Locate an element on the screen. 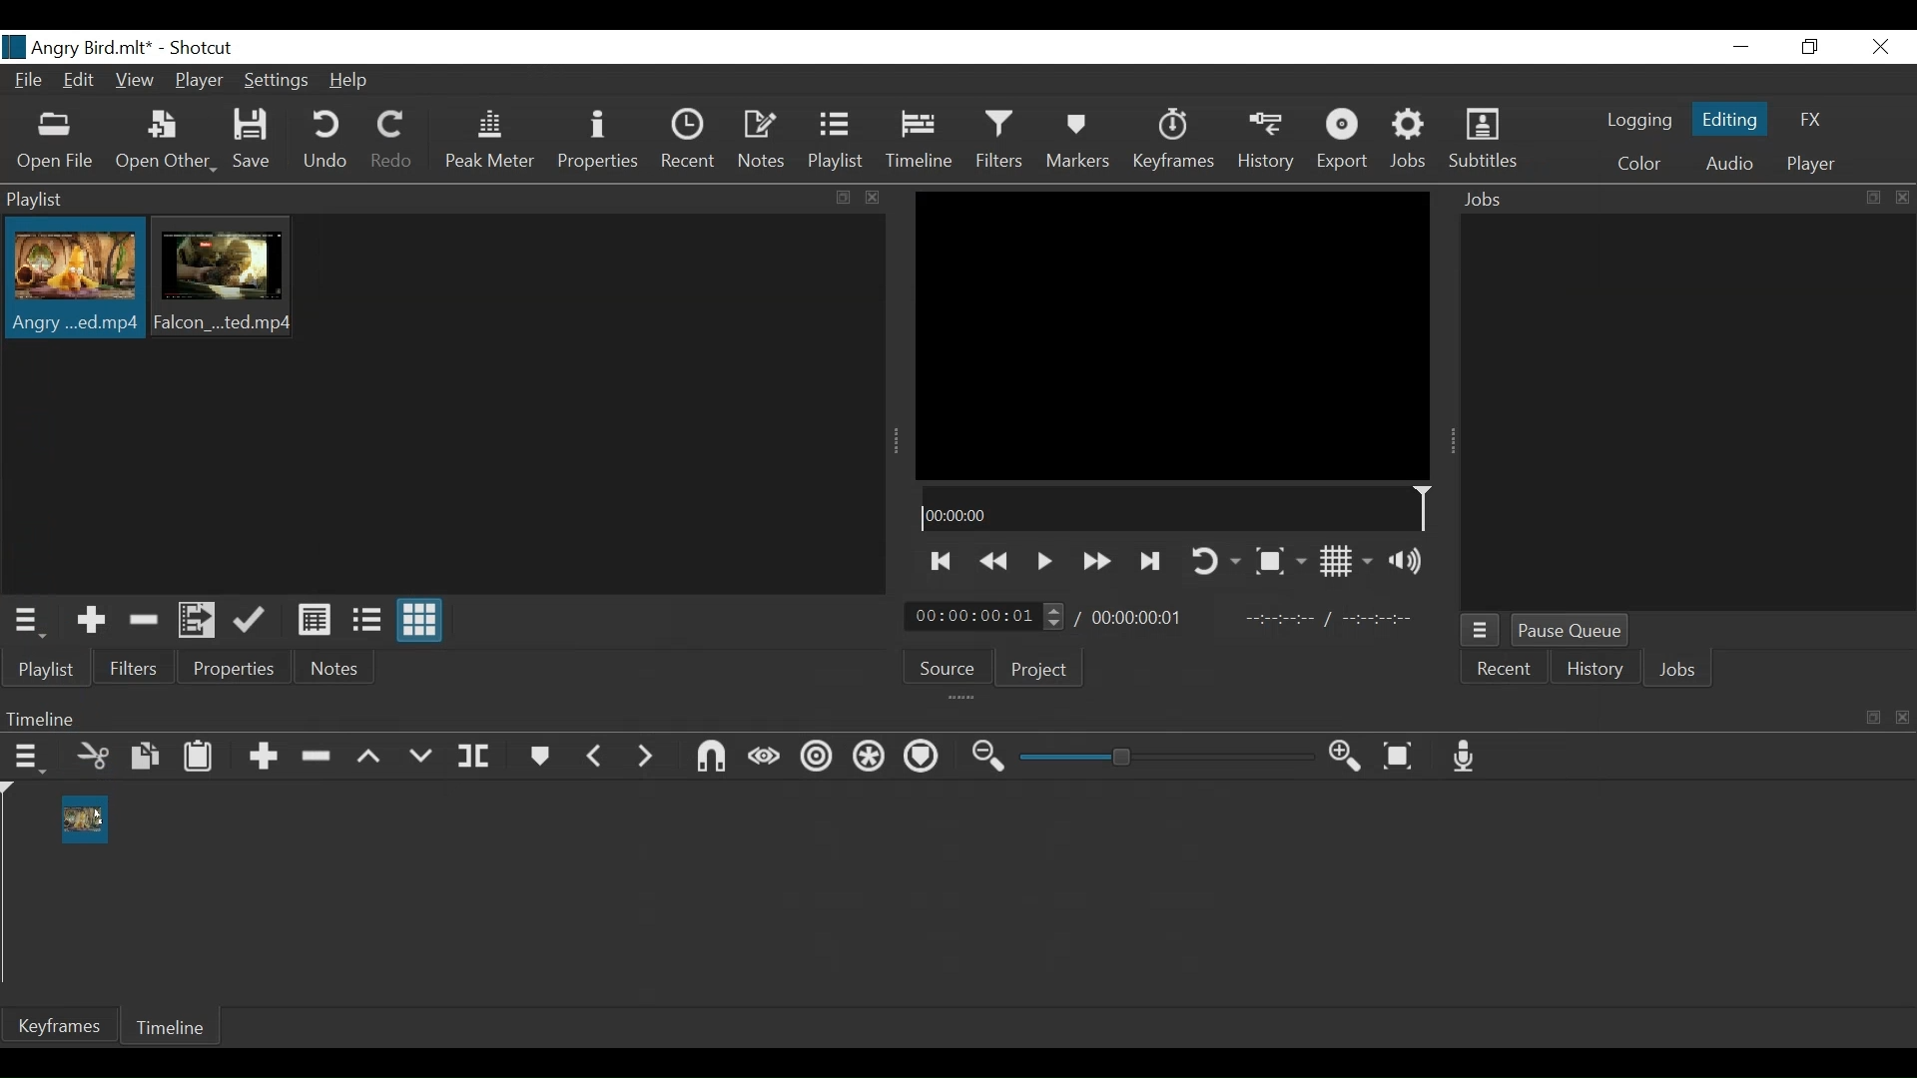 This screenshot has height=1078, width=1917. Color is located at coordinates (1639, 165).